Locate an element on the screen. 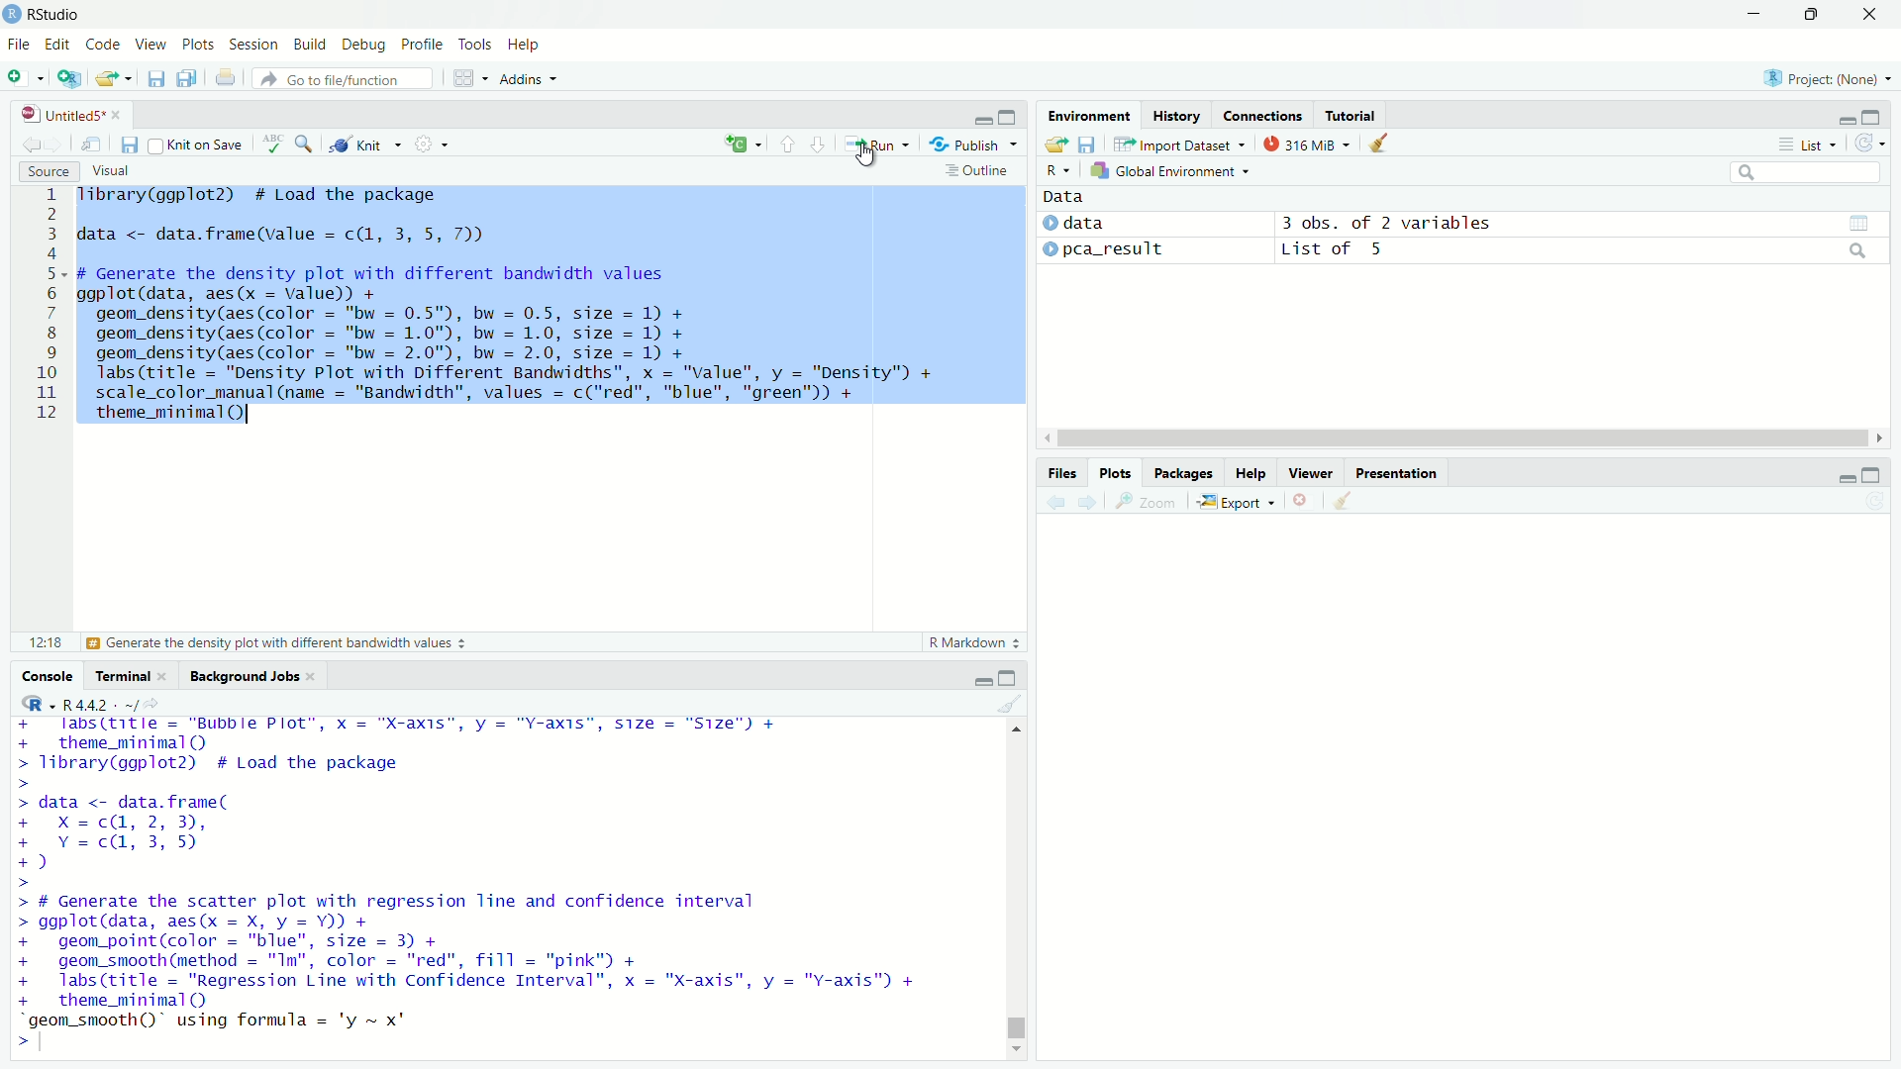 This screenshot has height=1069, width=1901. Outline is located at coordinates (981, 170).